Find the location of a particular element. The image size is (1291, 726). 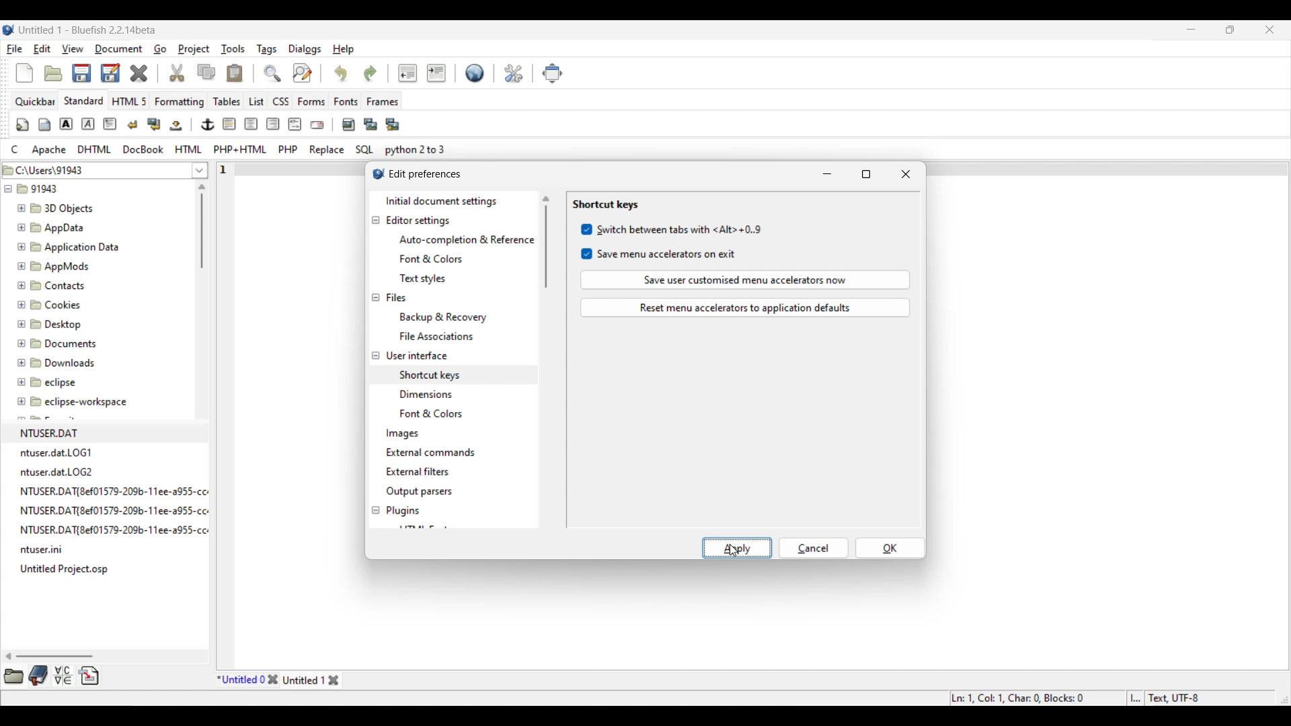

ntuser.ini is located at coordinates (46, 551).